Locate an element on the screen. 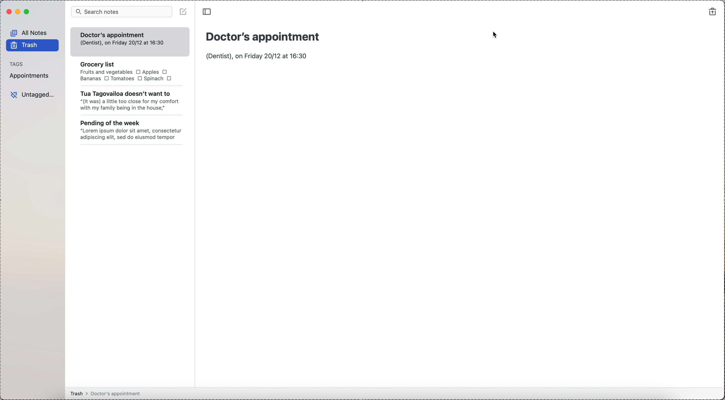  appointments is located at coordinates (31, 76).